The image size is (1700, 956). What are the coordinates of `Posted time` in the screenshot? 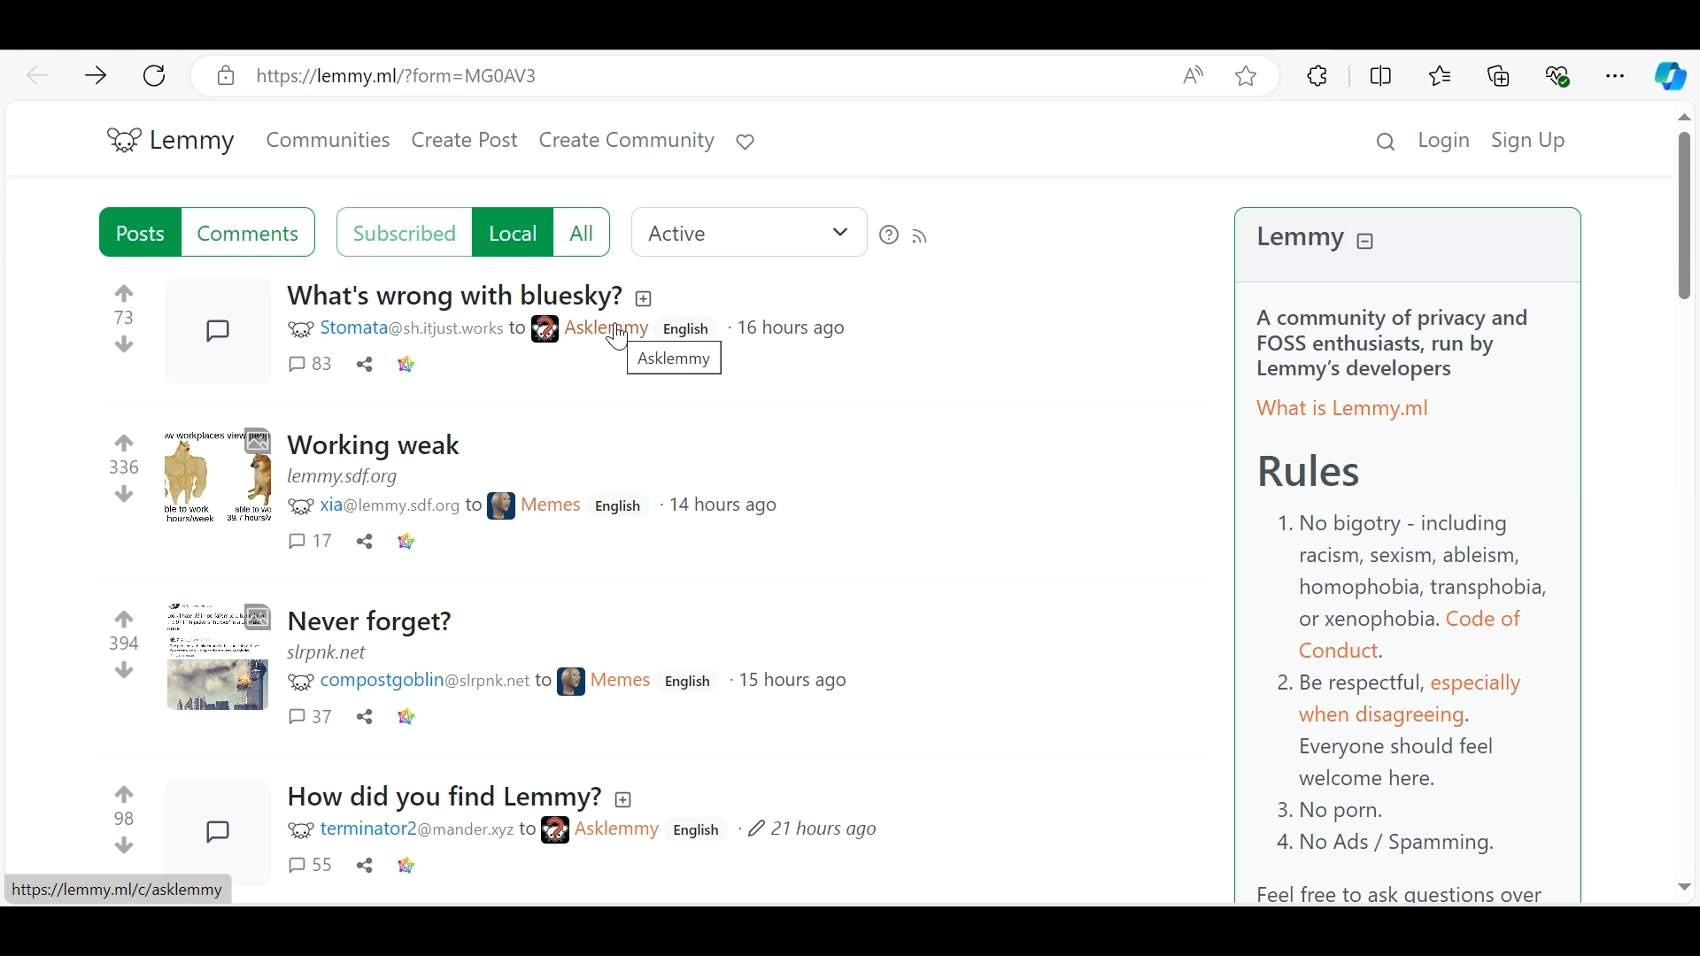 It's located at (810, 830).